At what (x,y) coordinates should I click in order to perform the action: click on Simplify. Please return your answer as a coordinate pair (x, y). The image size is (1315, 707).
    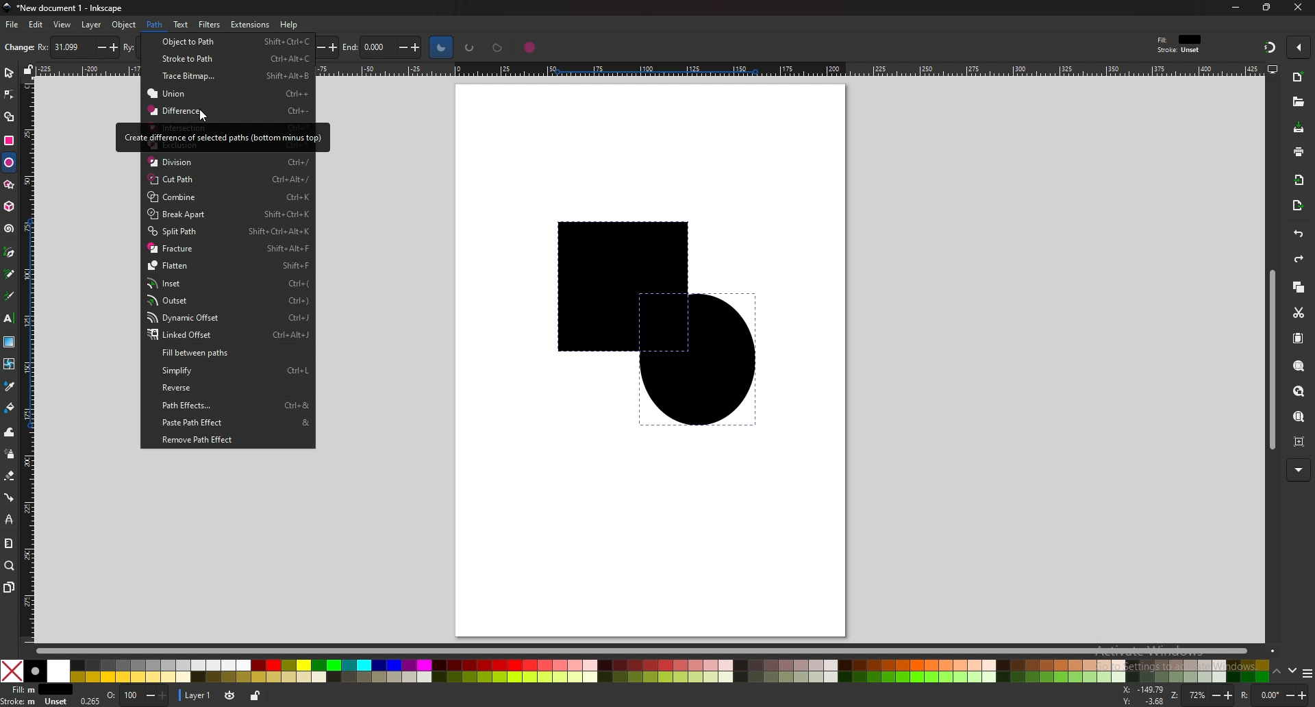
    Looking at the image, I should click on (234, 373).